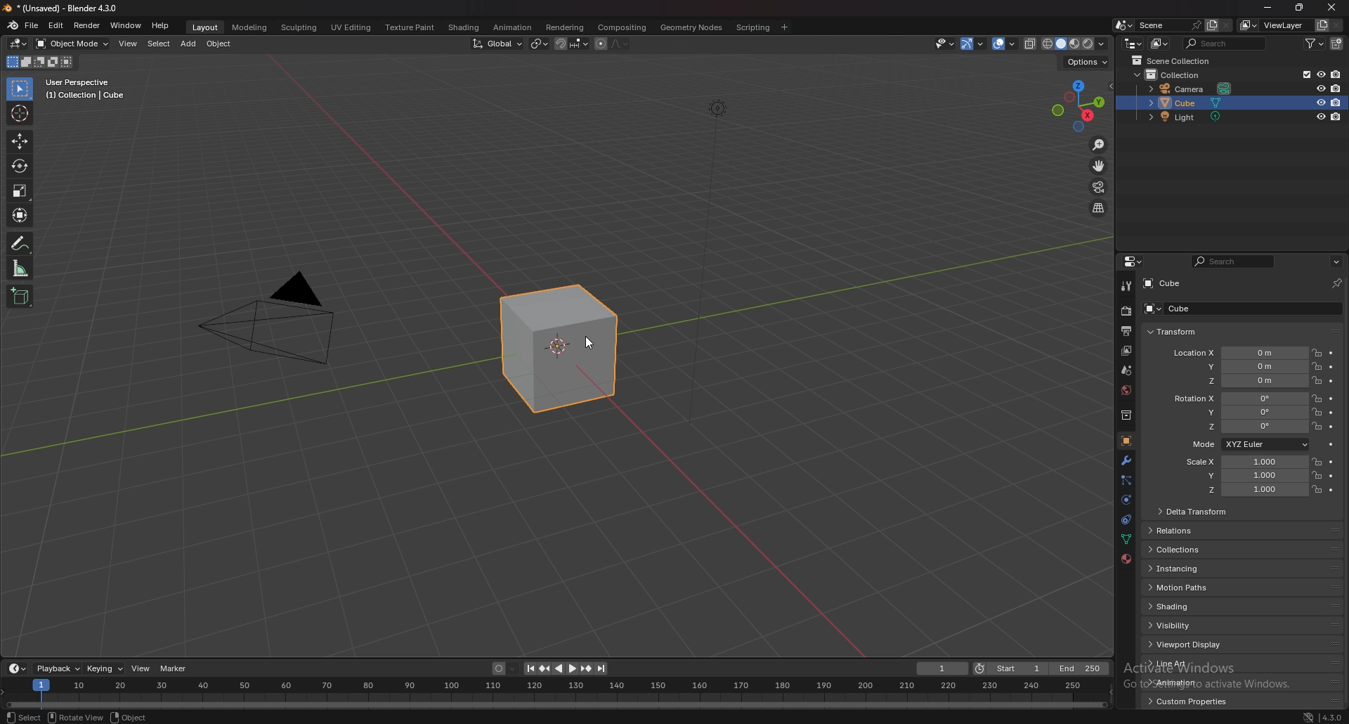 The image size is (1349, 724). Describe the element at coordinates (1331, 381) in the screenshot. I see `animate property` at that location.